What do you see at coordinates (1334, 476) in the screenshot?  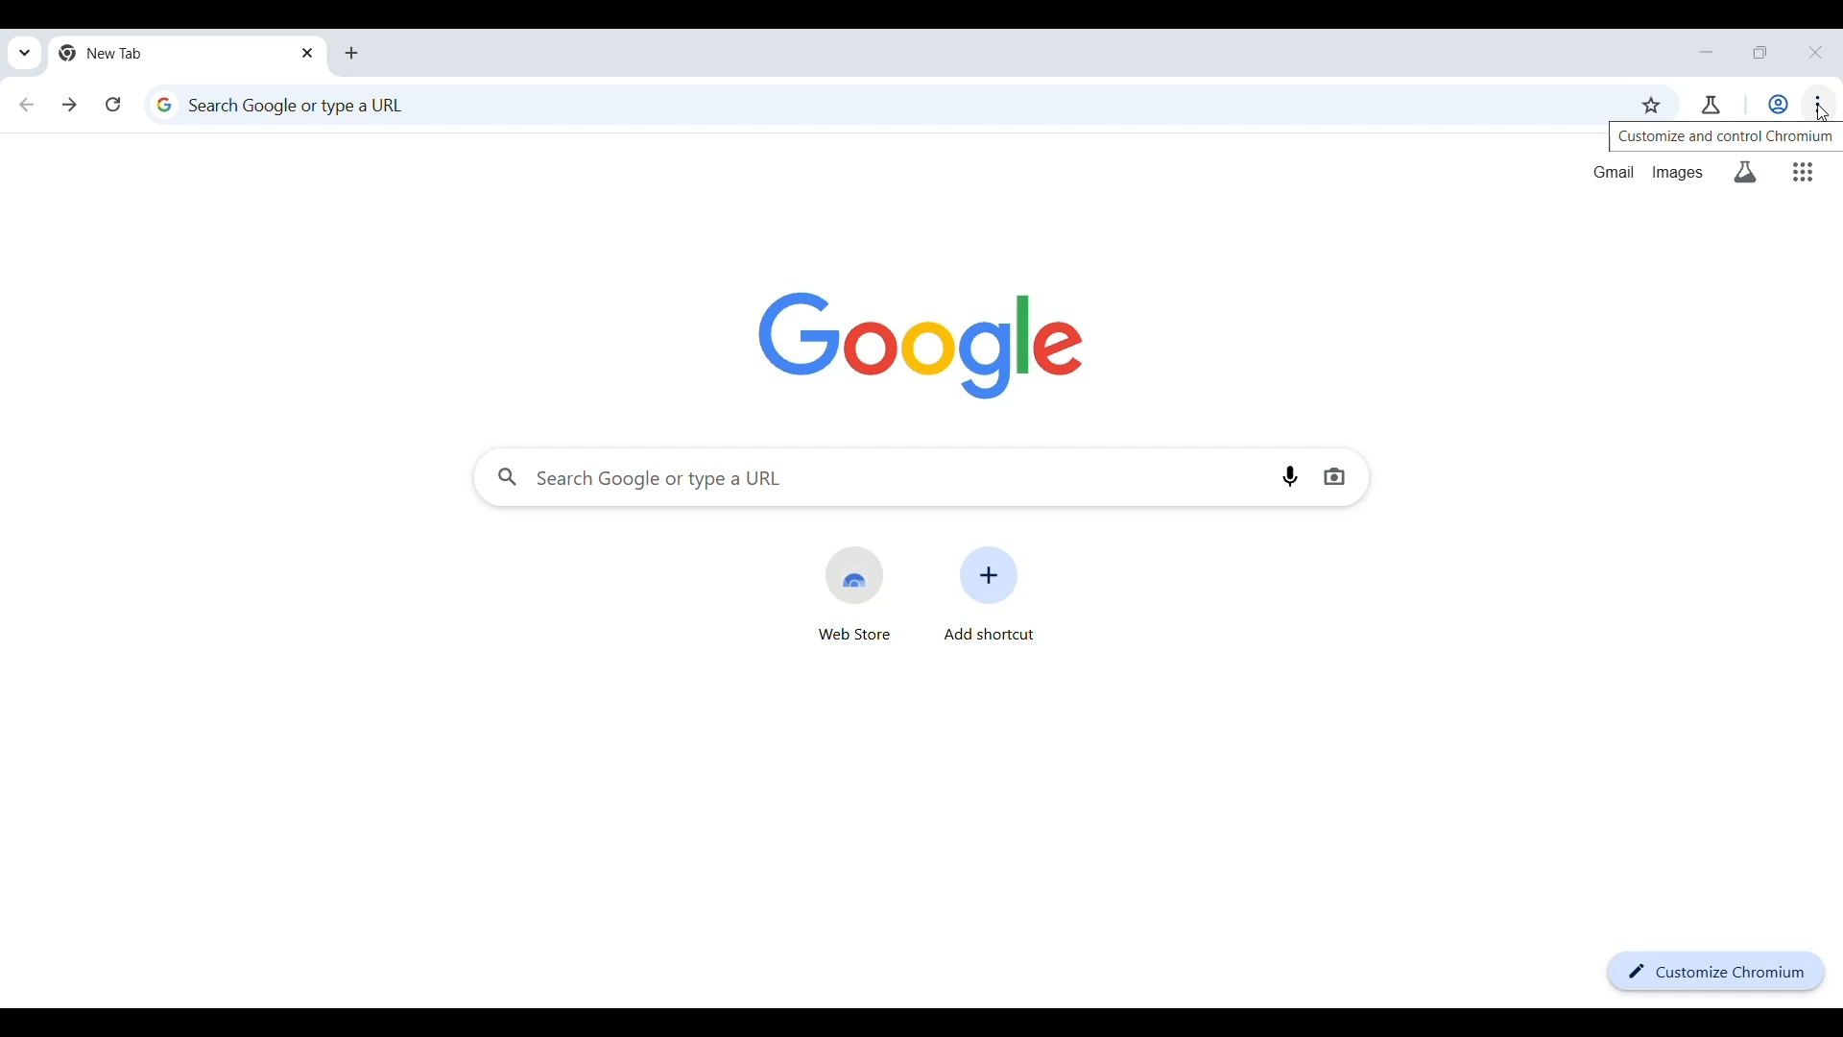 I see `Search by image` at bounding box center [1334, 476].